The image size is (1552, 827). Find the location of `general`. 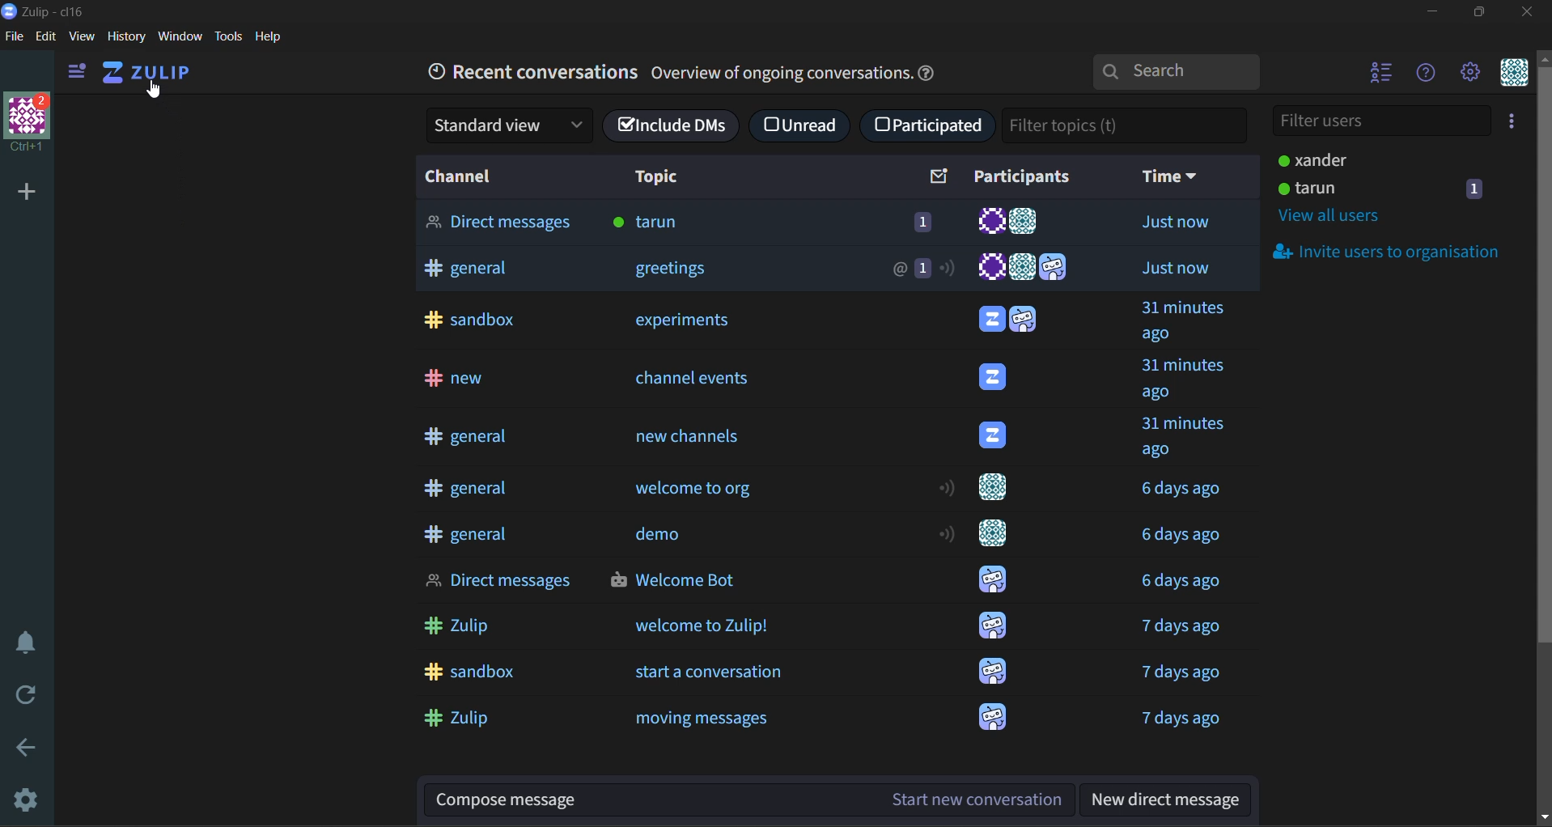

general is located at coordinates (478, 535).